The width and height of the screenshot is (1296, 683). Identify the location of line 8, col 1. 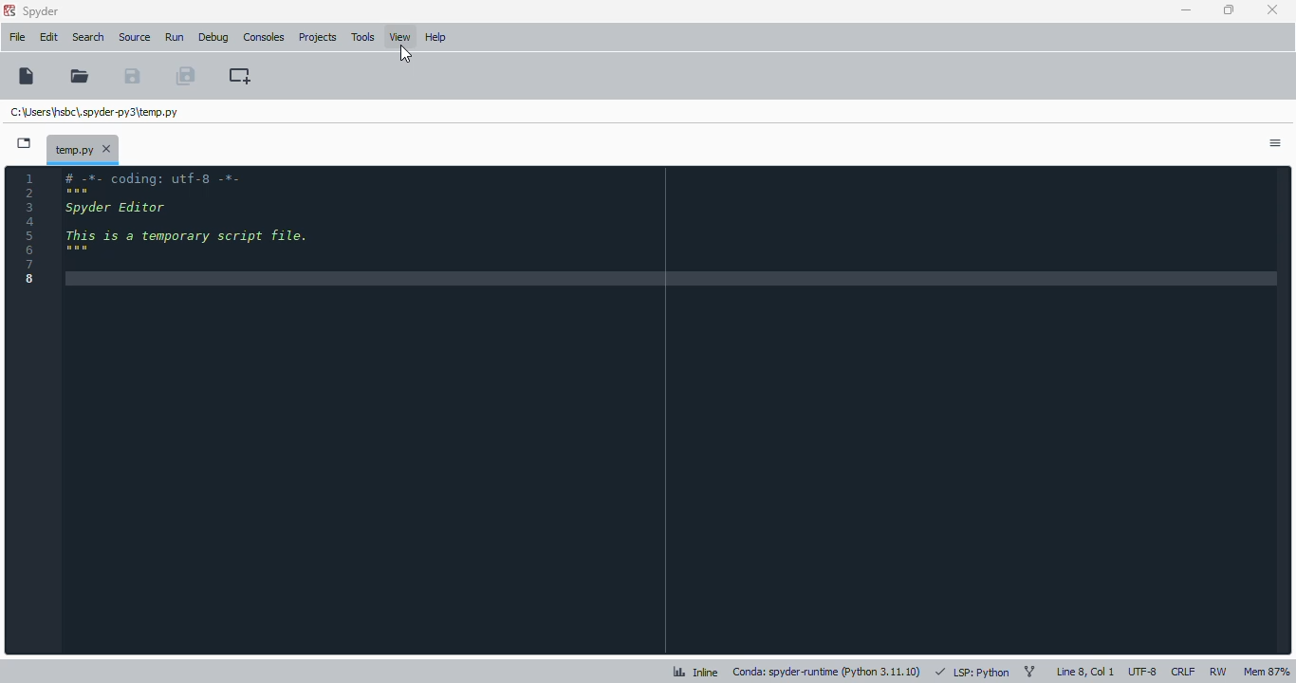
(1085, 672).